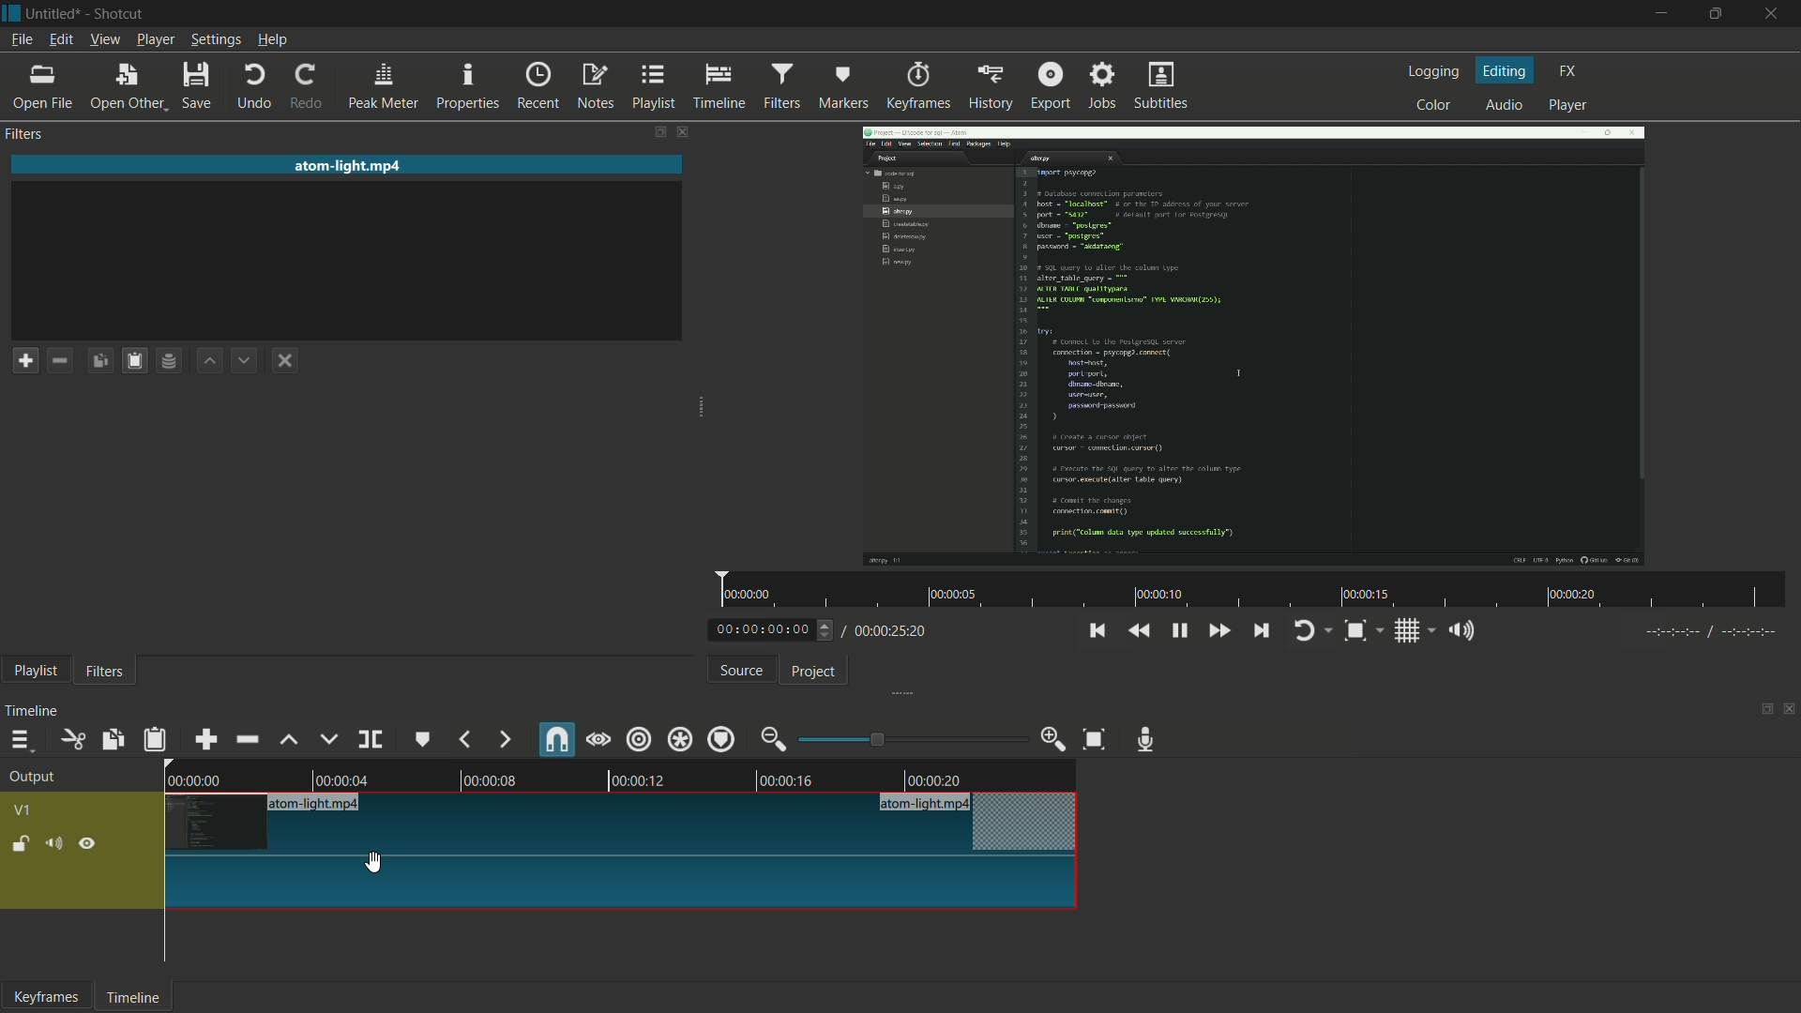 The height and width of the screenshot is (1013, 1801). Describe the element at coordinates (272, 39) in the screenshot. I see `help menu` at that location.